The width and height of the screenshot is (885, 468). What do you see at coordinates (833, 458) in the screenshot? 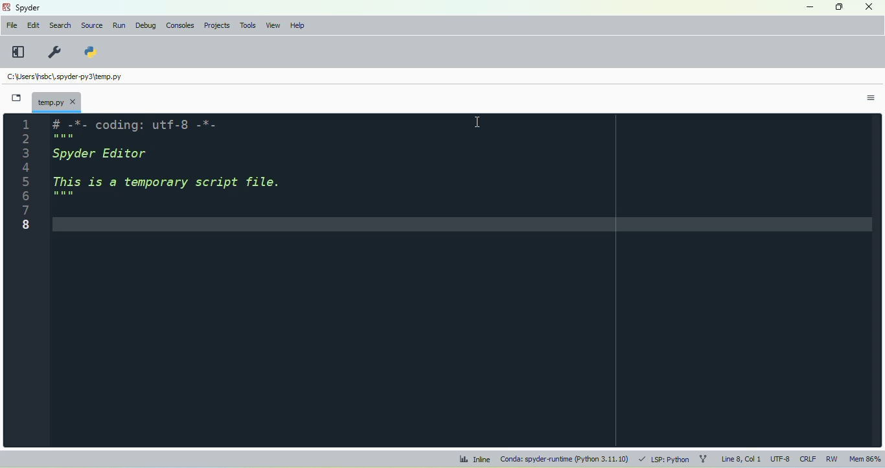
I see `RW` at bounding box center [833, 458].